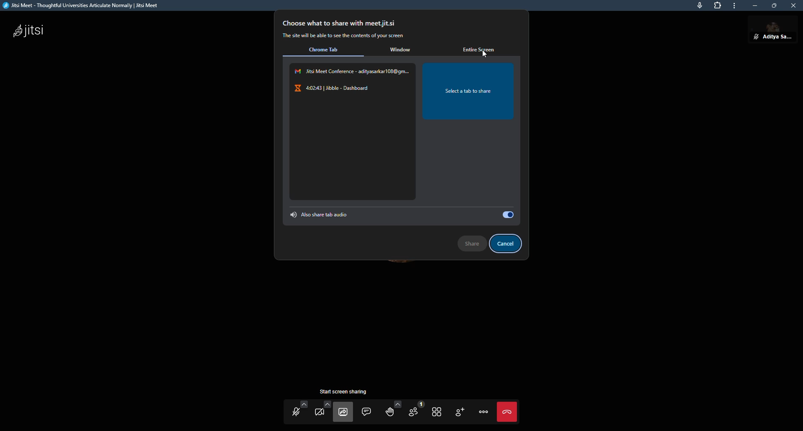 This screenshot has height=431, width=803. What do you see at coordinates (345, 412) in the screenshot?
I see `start screen sharing` at bounding box center [345, 412].